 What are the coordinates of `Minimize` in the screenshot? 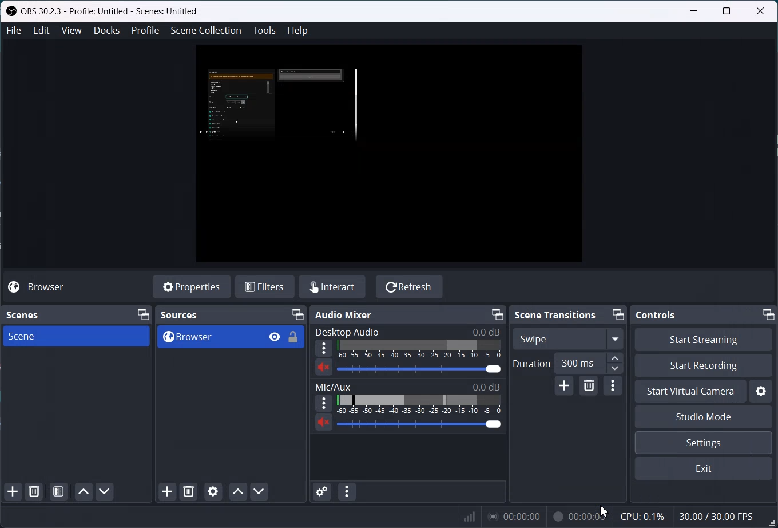 It's located at (694, 10).